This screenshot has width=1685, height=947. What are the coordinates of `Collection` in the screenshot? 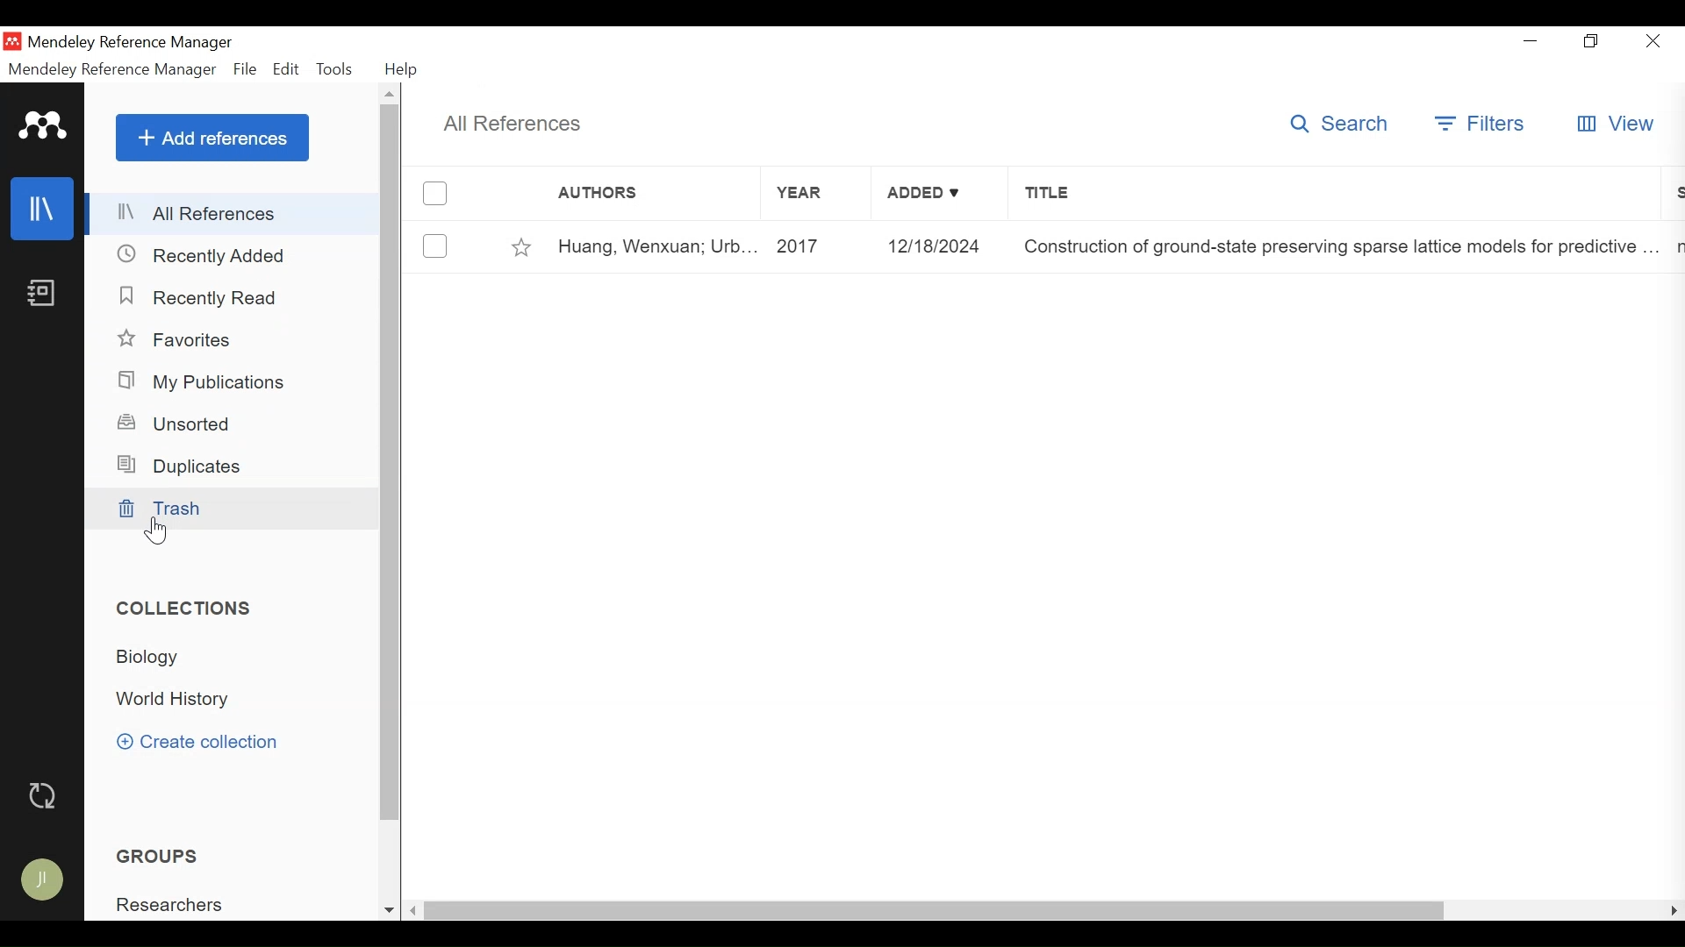 It's located at (159, 657).